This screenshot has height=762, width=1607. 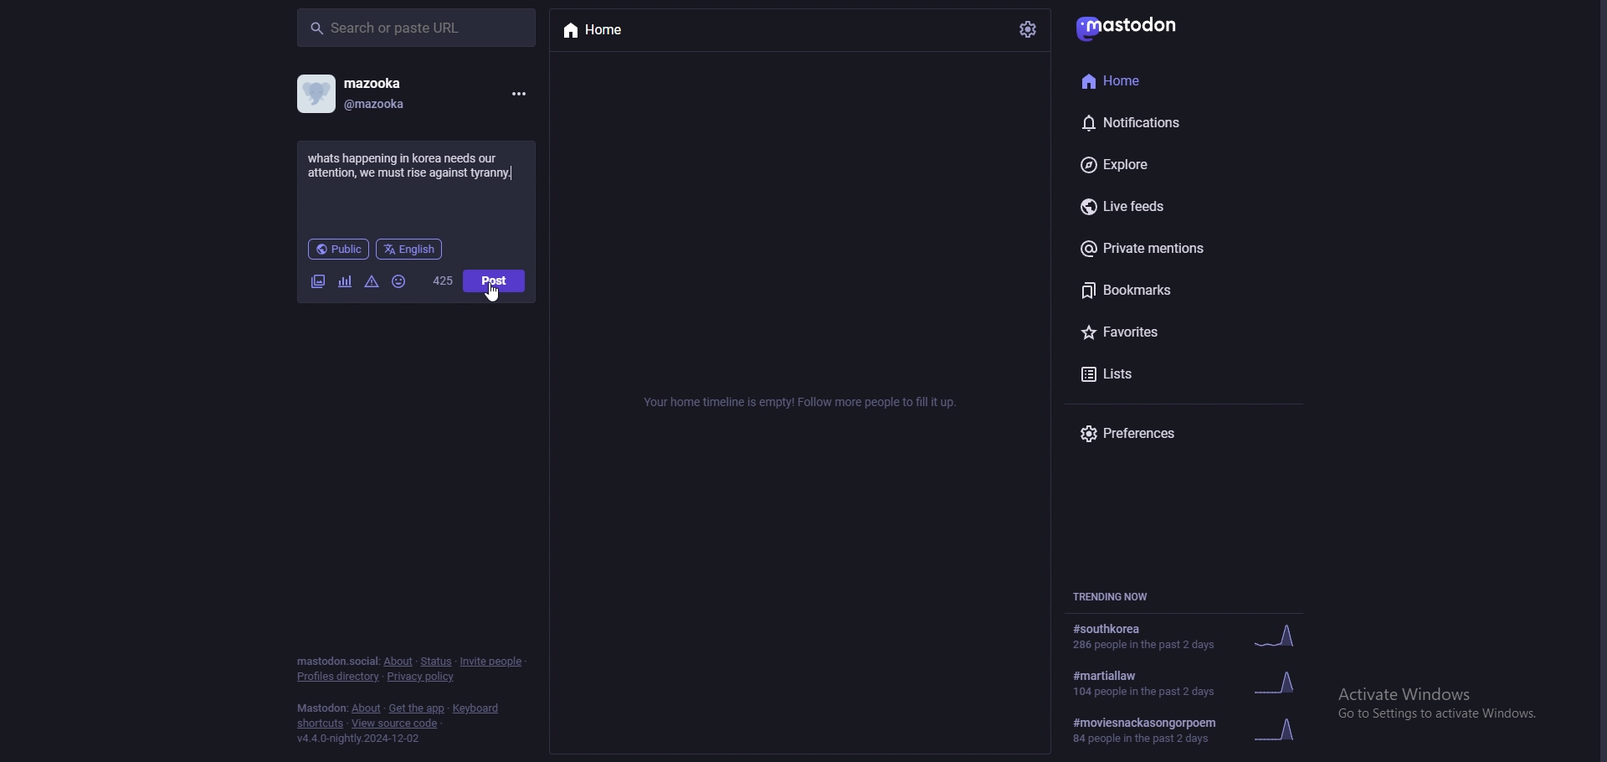 I want to click on mastodon, so click(x=1132, y=27).